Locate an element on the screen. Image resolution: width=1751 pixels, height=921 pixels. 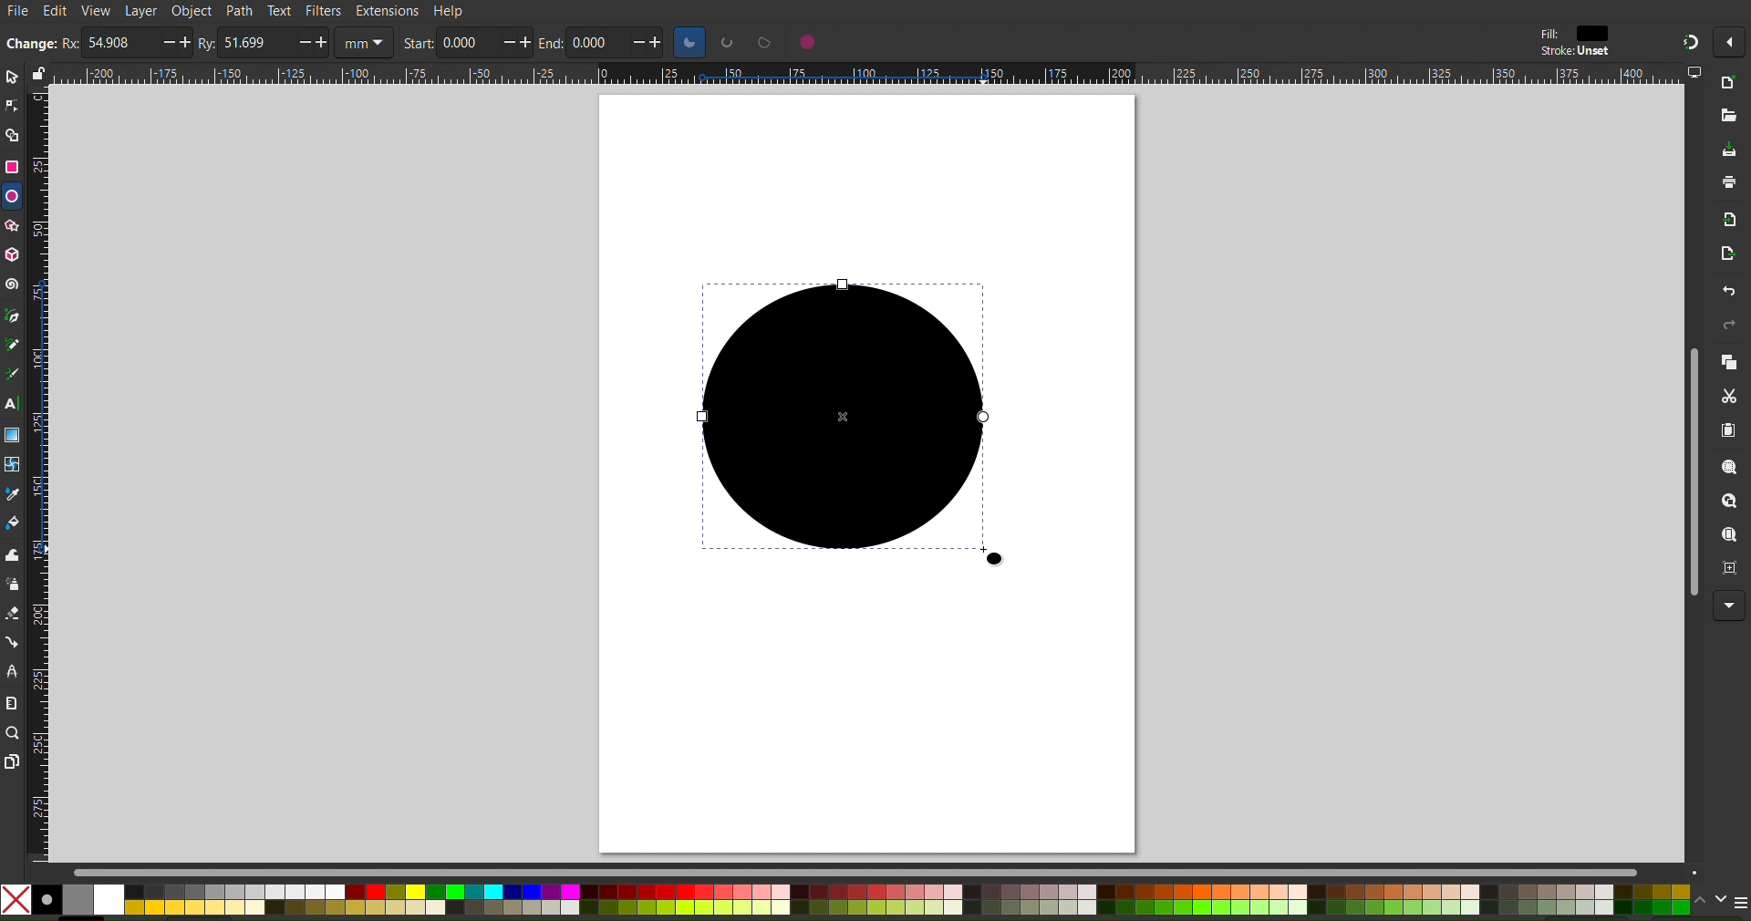
unit is located at coordinates (364, 40).